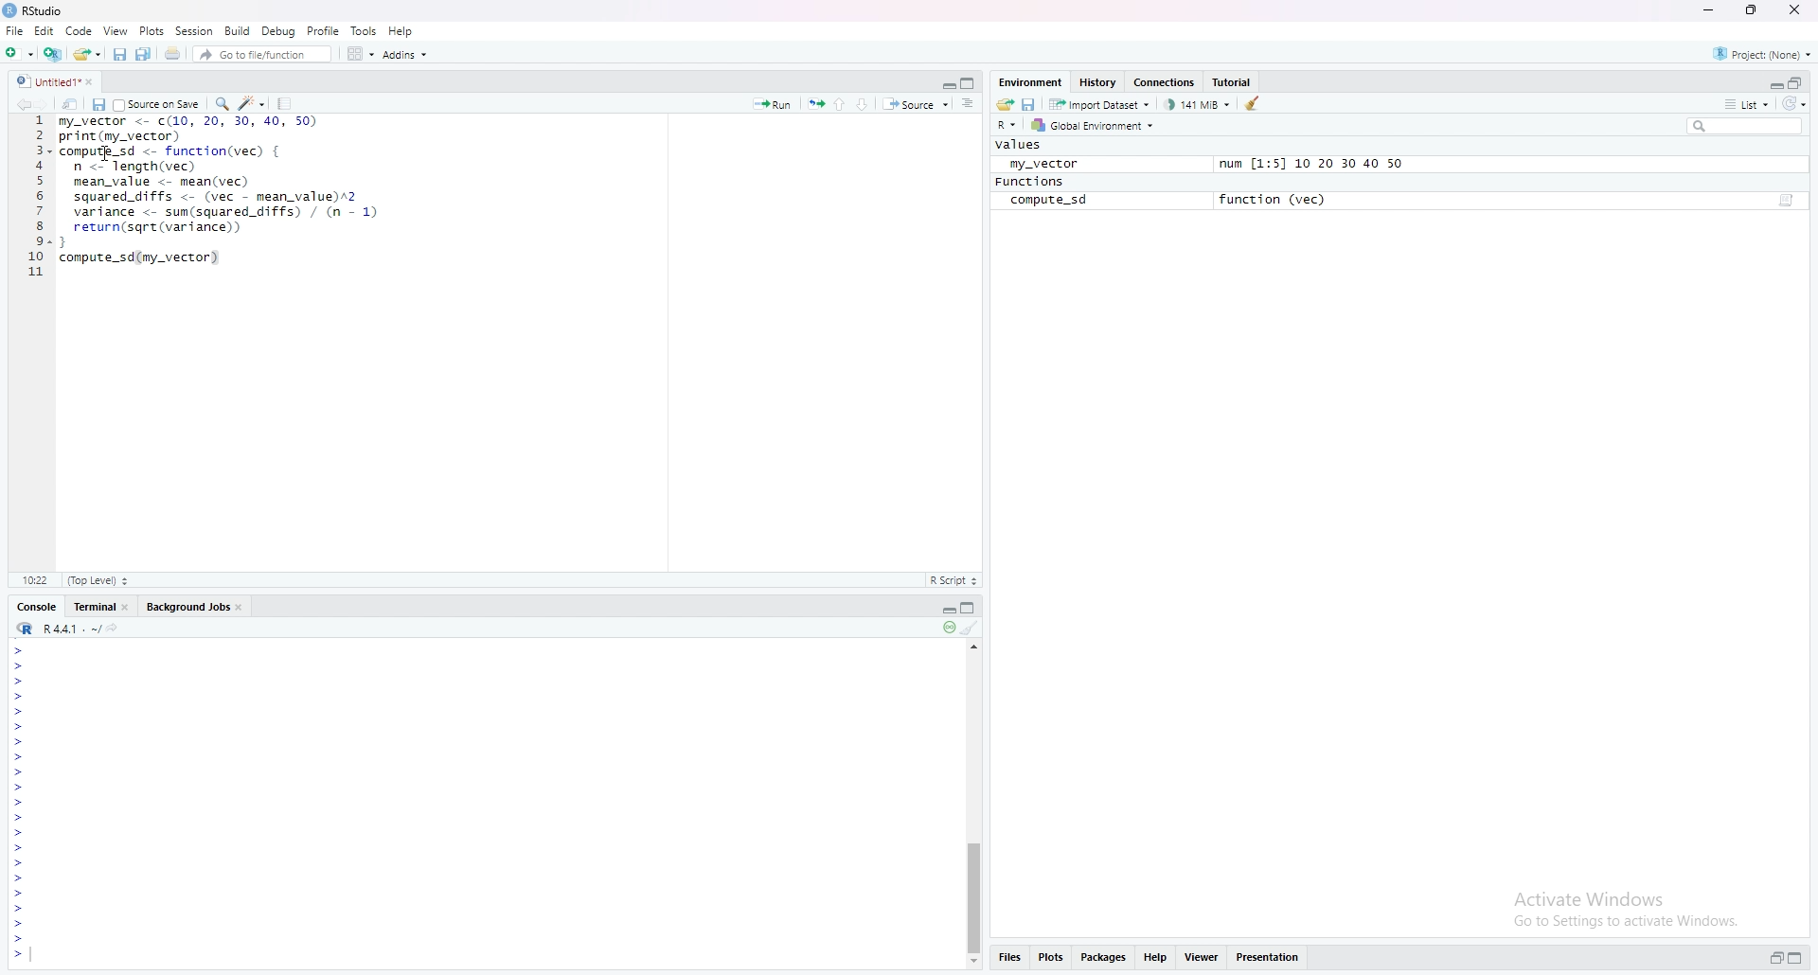  Describe the element at coordinates (119, 54) in the screenshot. I see `Save current document (Ctrl + S)` at that location.